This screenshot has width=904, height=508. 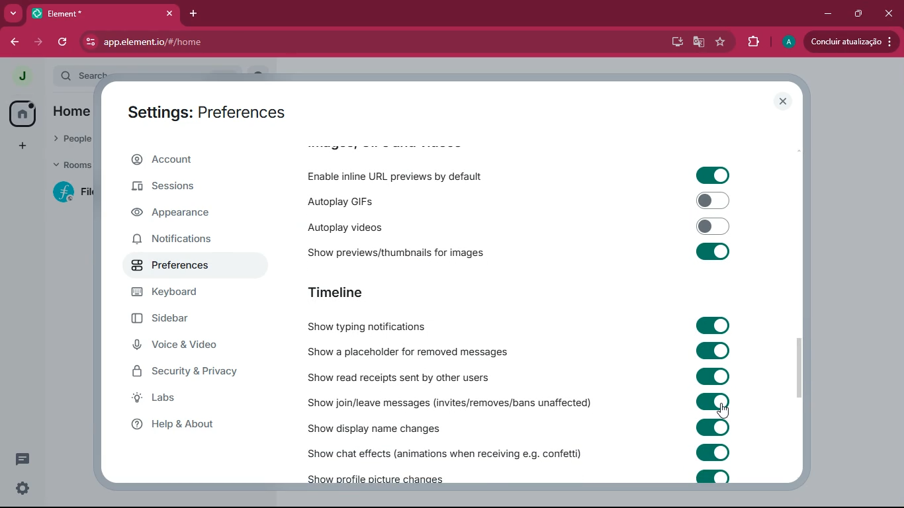 What do you see at coordinates (753, 42) in the screenshot?
I see `extensions` at bounding box center [753, 42].